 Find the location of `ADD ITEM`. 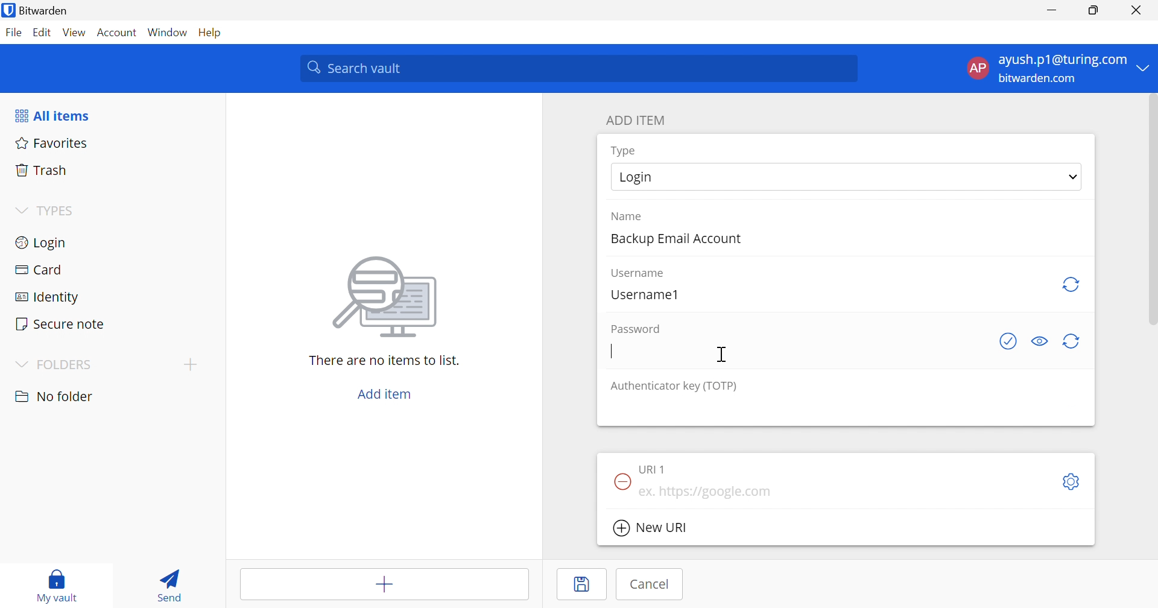

ADD ITEM is located at coordinates (636, 121).